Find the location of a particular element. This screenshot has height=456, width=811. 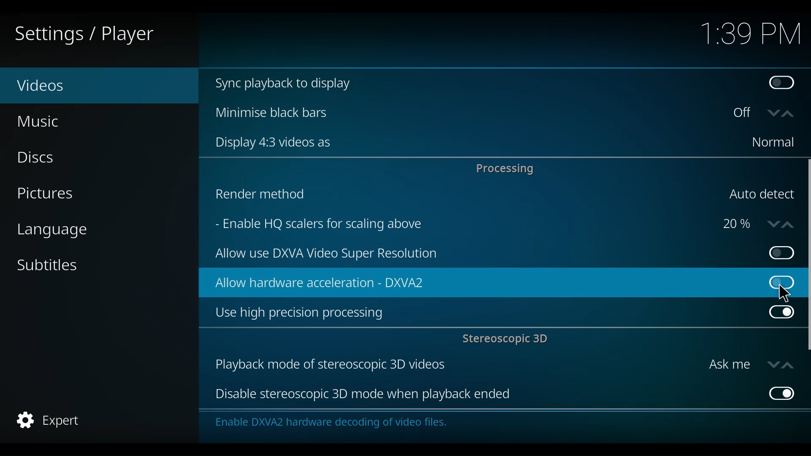

Display 4:3 videos as is located at coordinates (470, 143).